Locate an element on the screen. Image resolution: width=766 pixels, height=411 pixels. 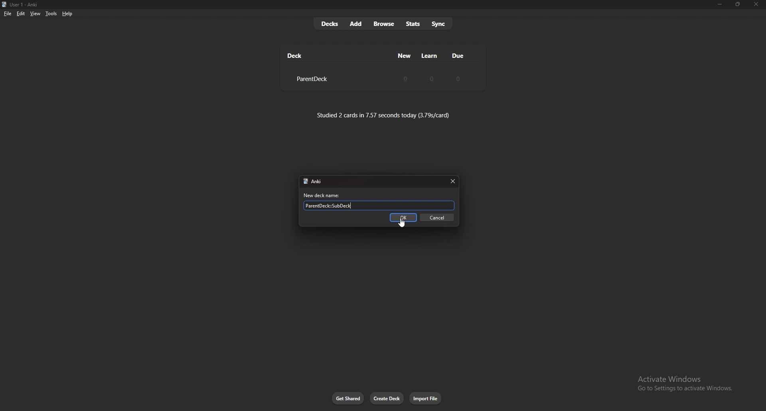
import file is located at coordinates (426, 398).